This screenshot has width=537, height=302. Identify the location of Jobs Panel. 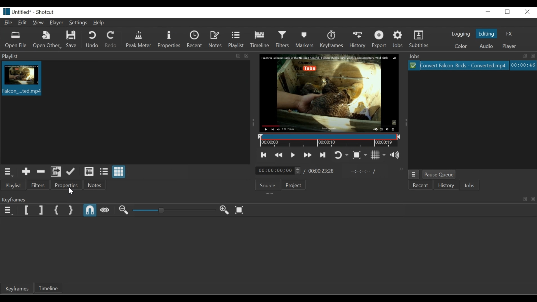
(472, 56).